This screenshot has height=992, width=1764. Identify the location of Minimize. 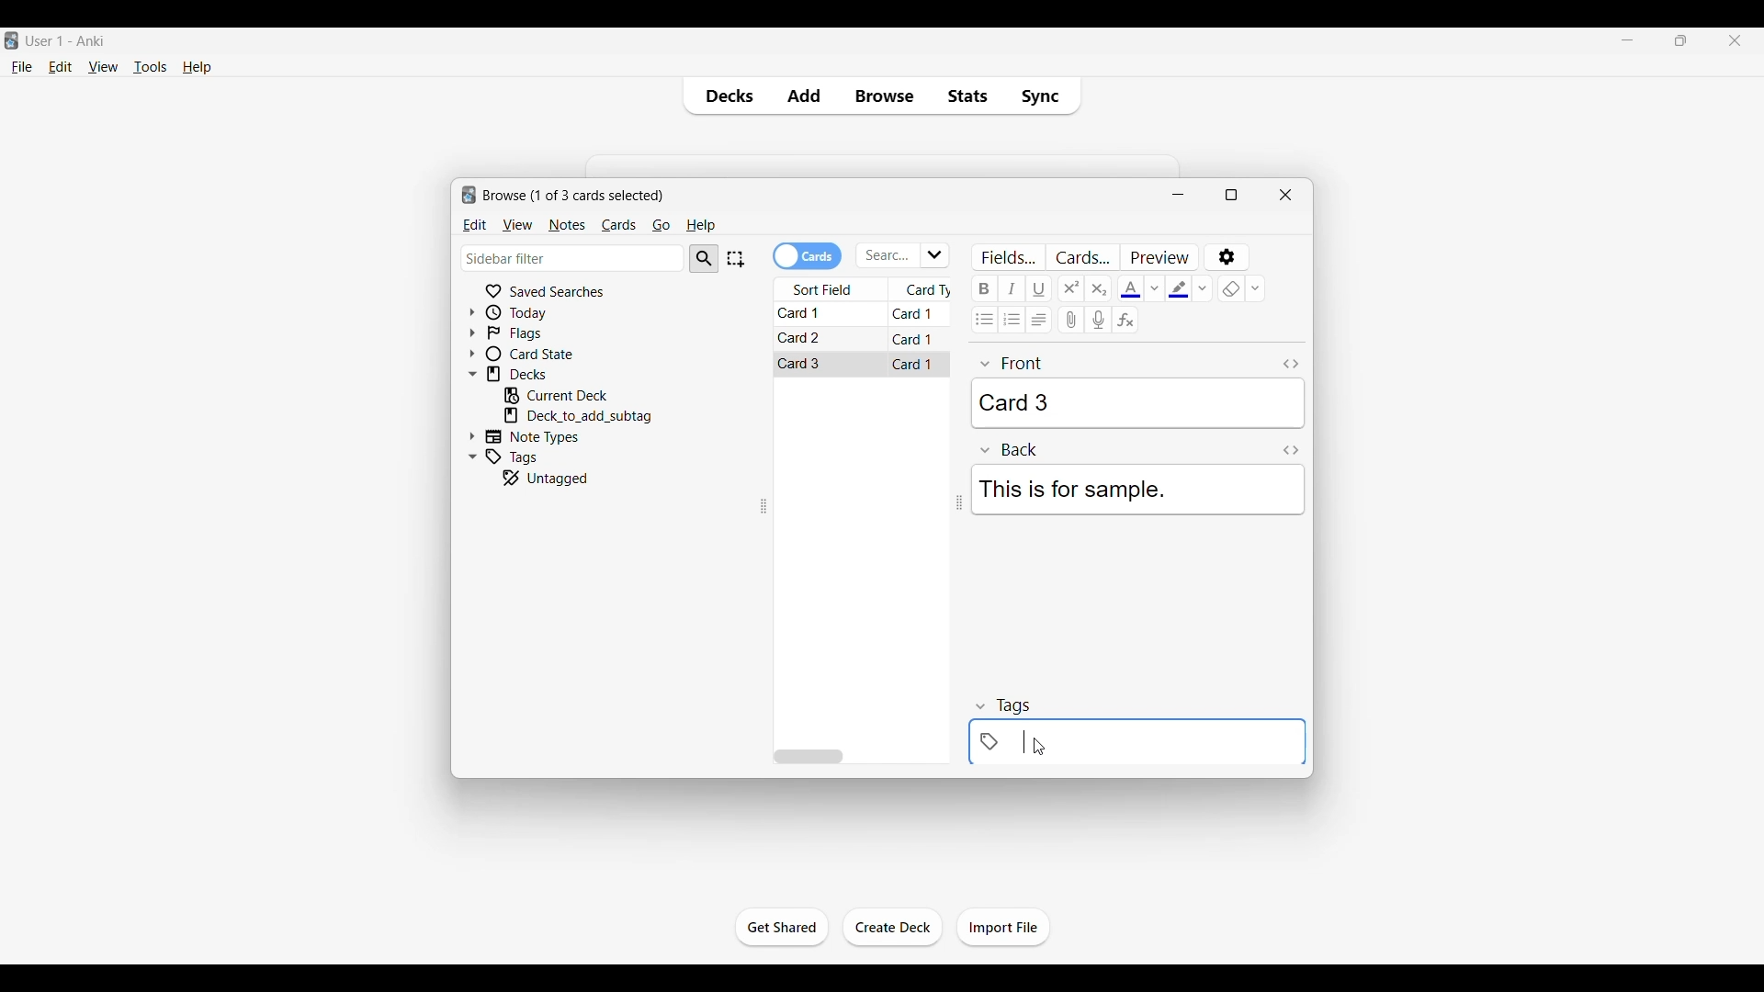
(1627, 39).